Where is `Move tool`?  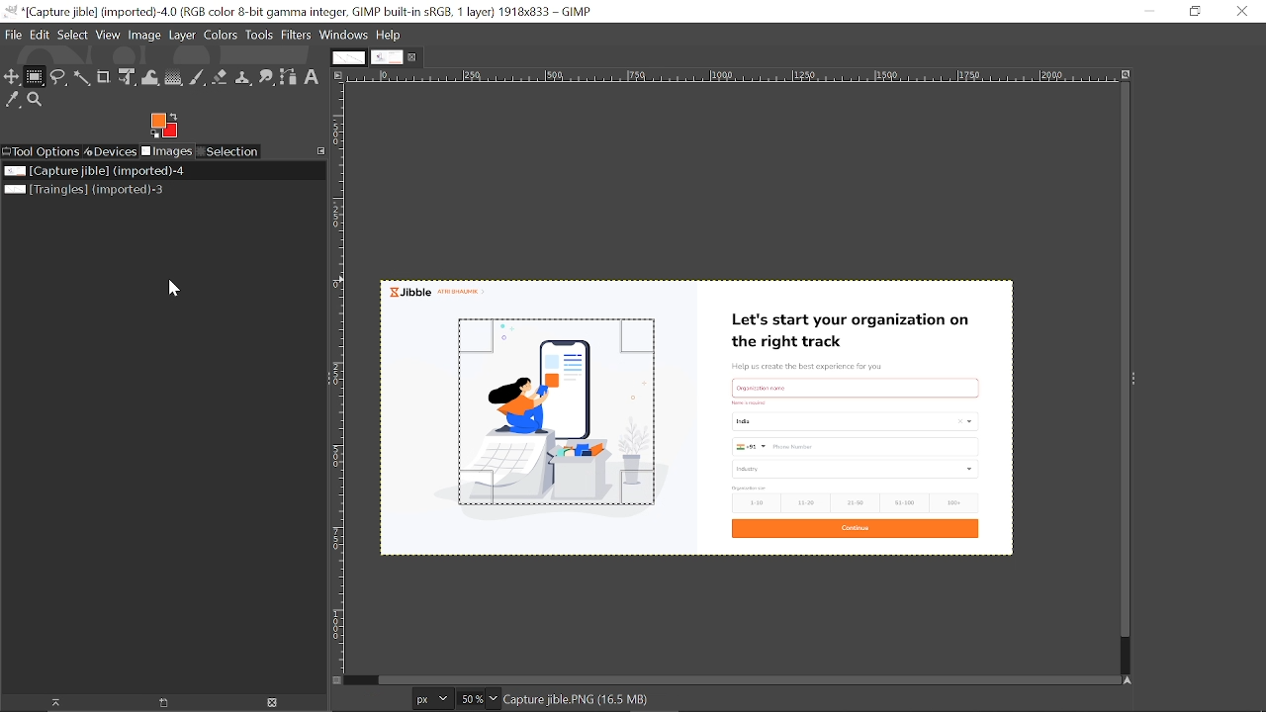 Move tool is located at coordinates (13, 77).